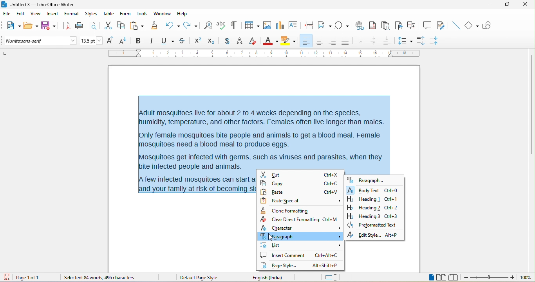 The height and width of the screenshot is (282, 535). What do you see at coordinates (301, 227) in the screenshot?
I see `character` at bounding box center [301, 227].